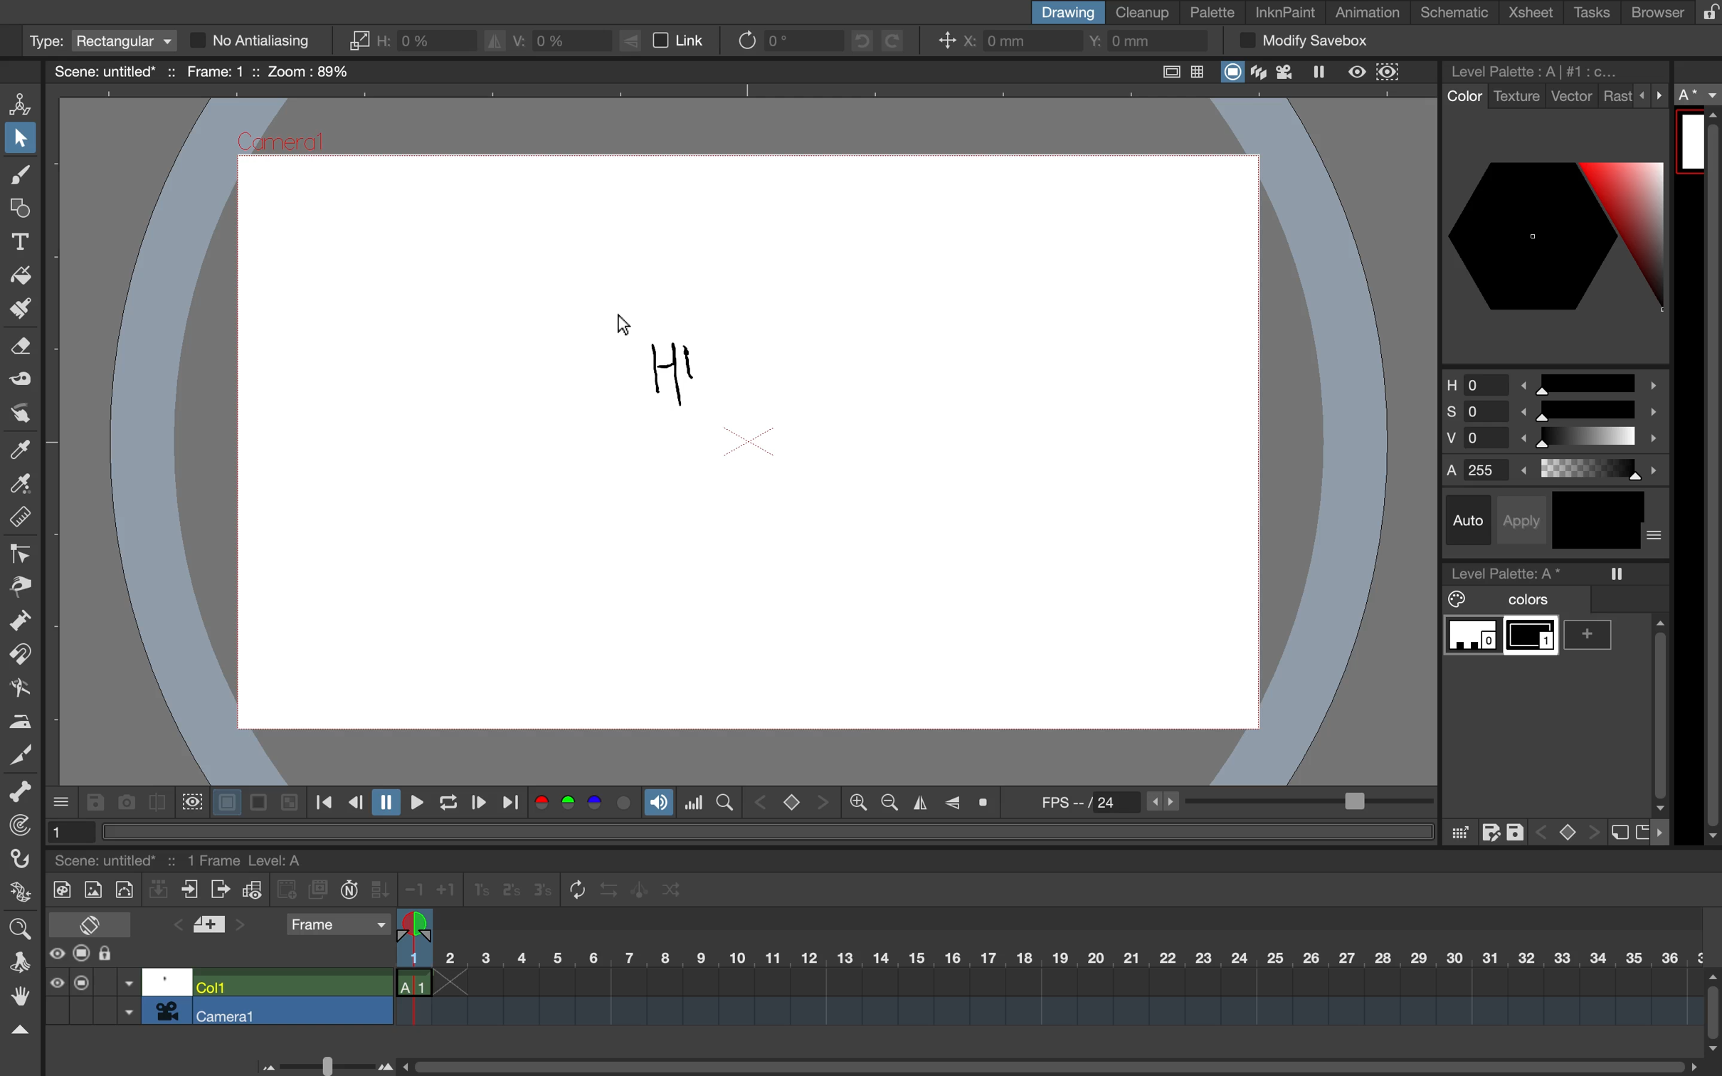 The width and height of the screenshot is (1722, 1076). Describe the element at coordinates (263, 41) in the screenshot. I see `no antialiasing` at that location.